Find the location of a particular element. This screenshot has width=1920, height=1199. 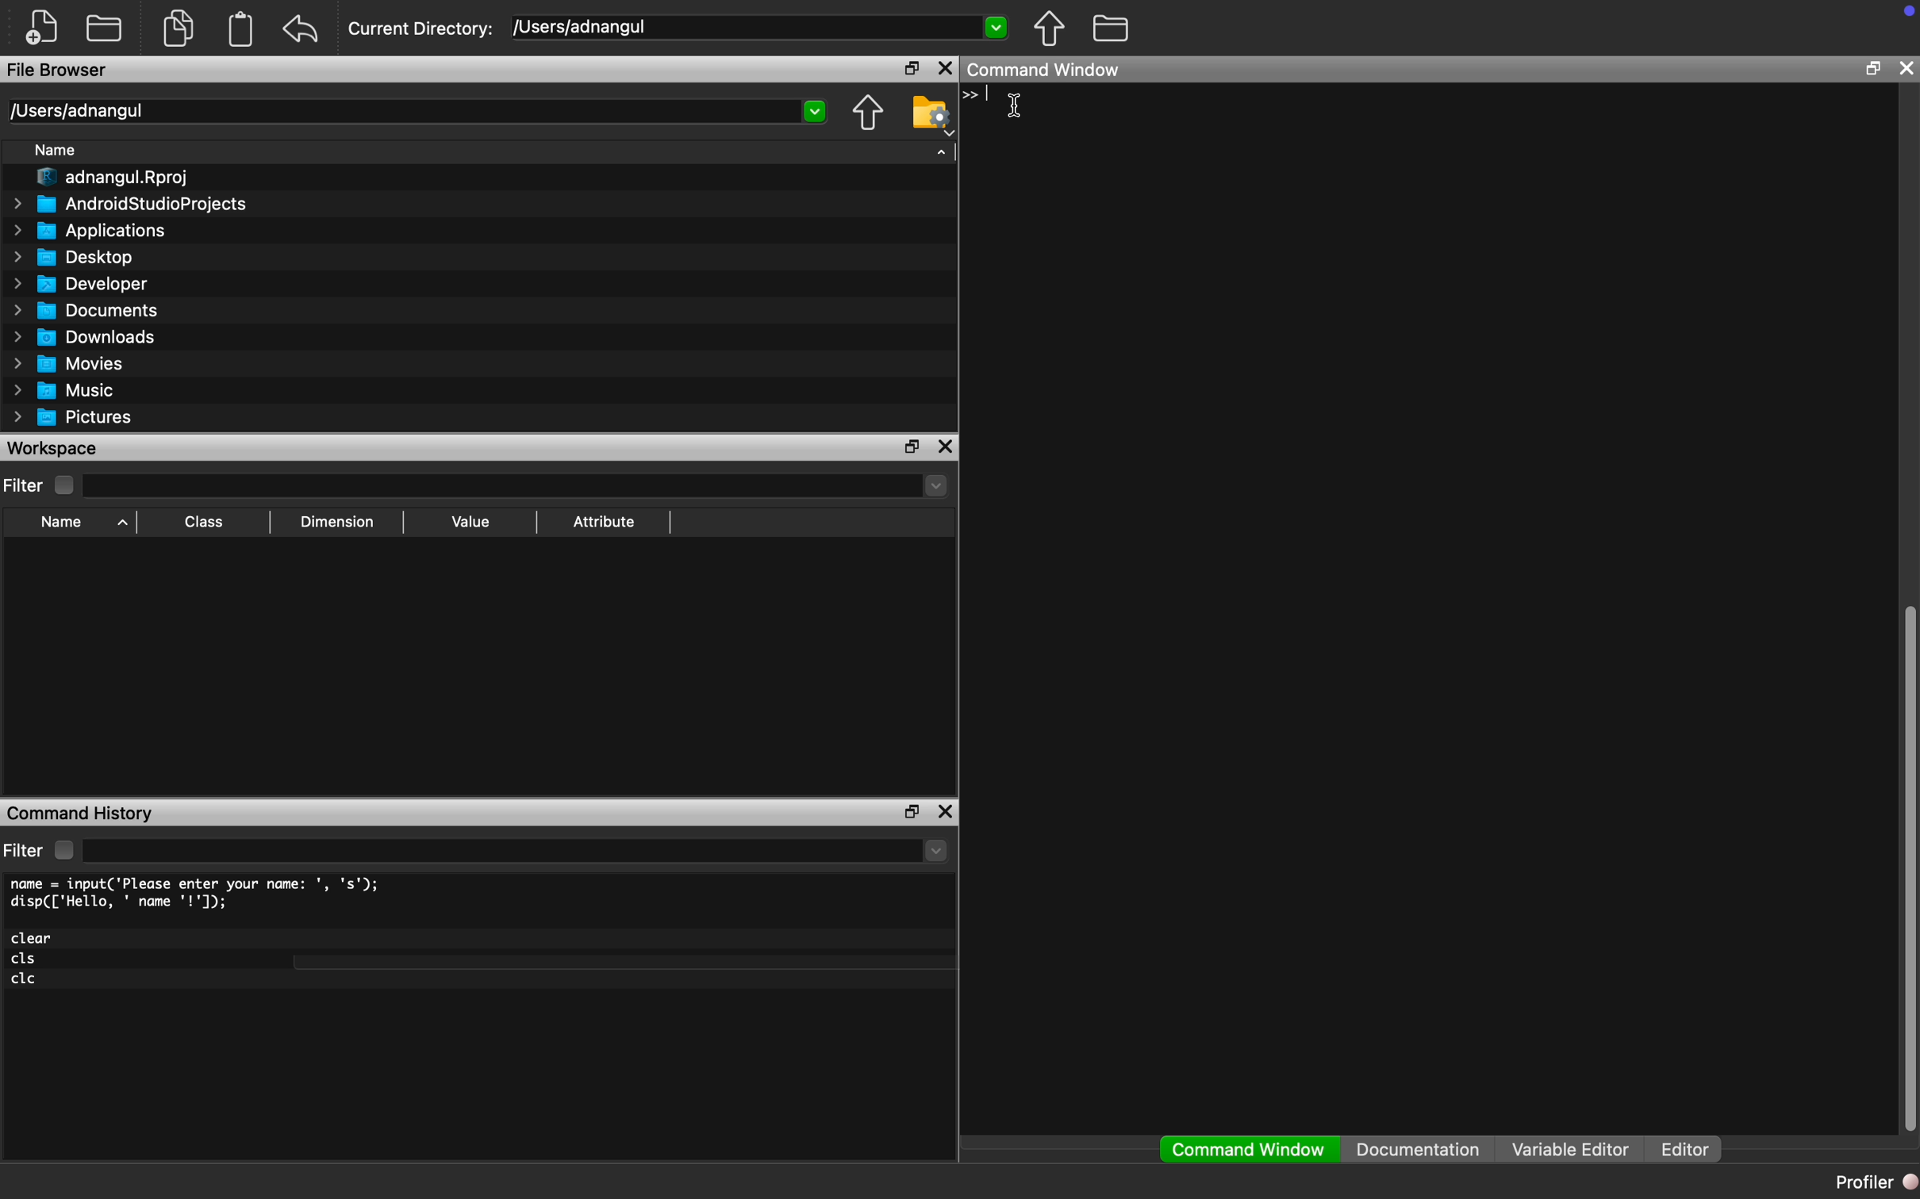

maximize is located at coordinates (908, 70).